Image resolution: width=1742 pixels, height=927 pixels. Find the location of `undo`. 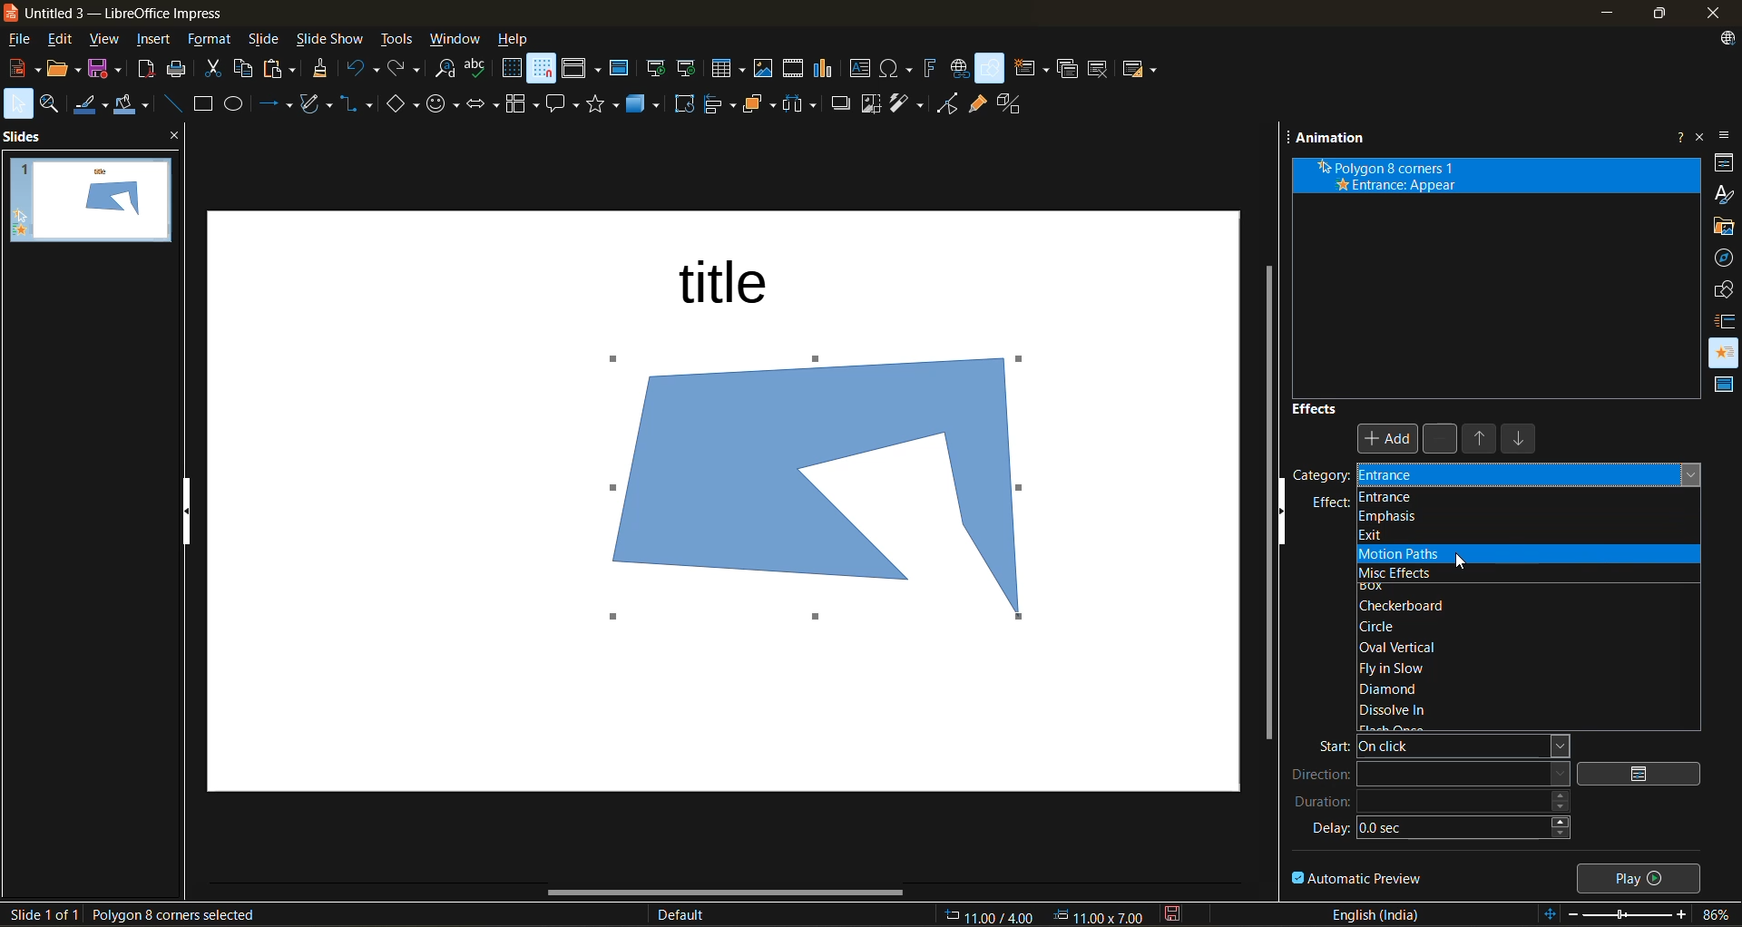

undo is located at coordinates (362, 69).